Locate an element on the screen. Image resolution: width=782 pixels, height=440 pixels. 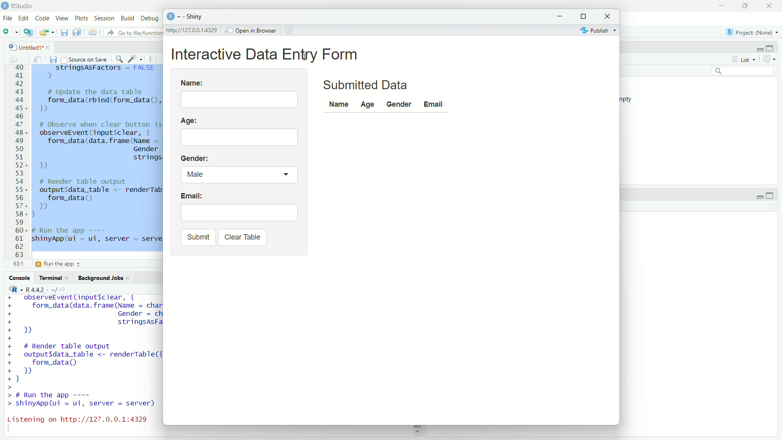
R 4.4.2 . ~/ is located at coordinates (42, 289).